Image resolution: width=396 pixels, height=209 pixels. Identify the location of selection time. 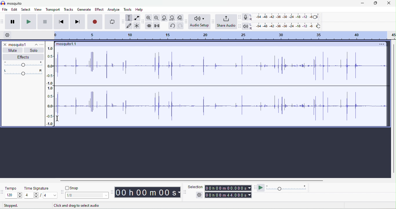
(228, 188).